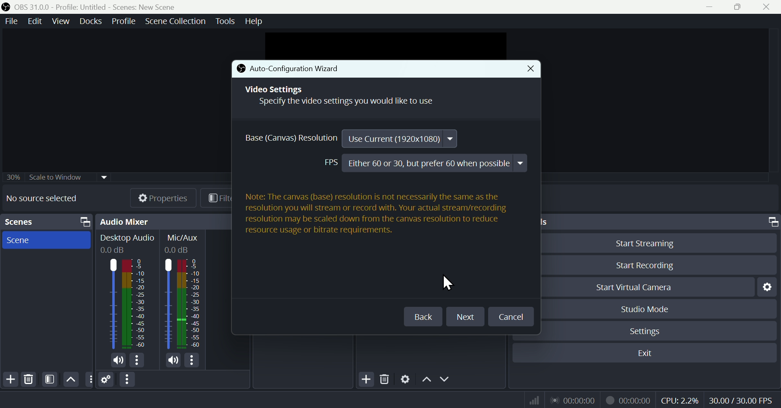 The width and height of the screenshot is (781, 408). Describe the element at coordinates (446, 379) in the screenshot. I see `Down` at that location.